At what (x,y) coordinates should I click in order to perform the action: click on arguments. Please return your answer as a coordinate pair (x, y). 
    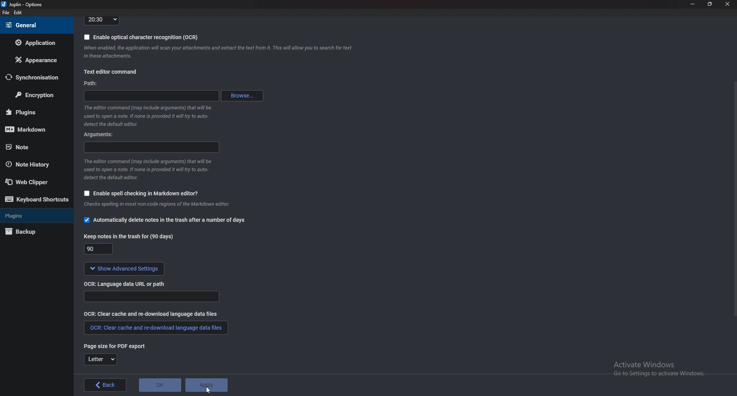
    Looking at the image, I should click on (153, 147).